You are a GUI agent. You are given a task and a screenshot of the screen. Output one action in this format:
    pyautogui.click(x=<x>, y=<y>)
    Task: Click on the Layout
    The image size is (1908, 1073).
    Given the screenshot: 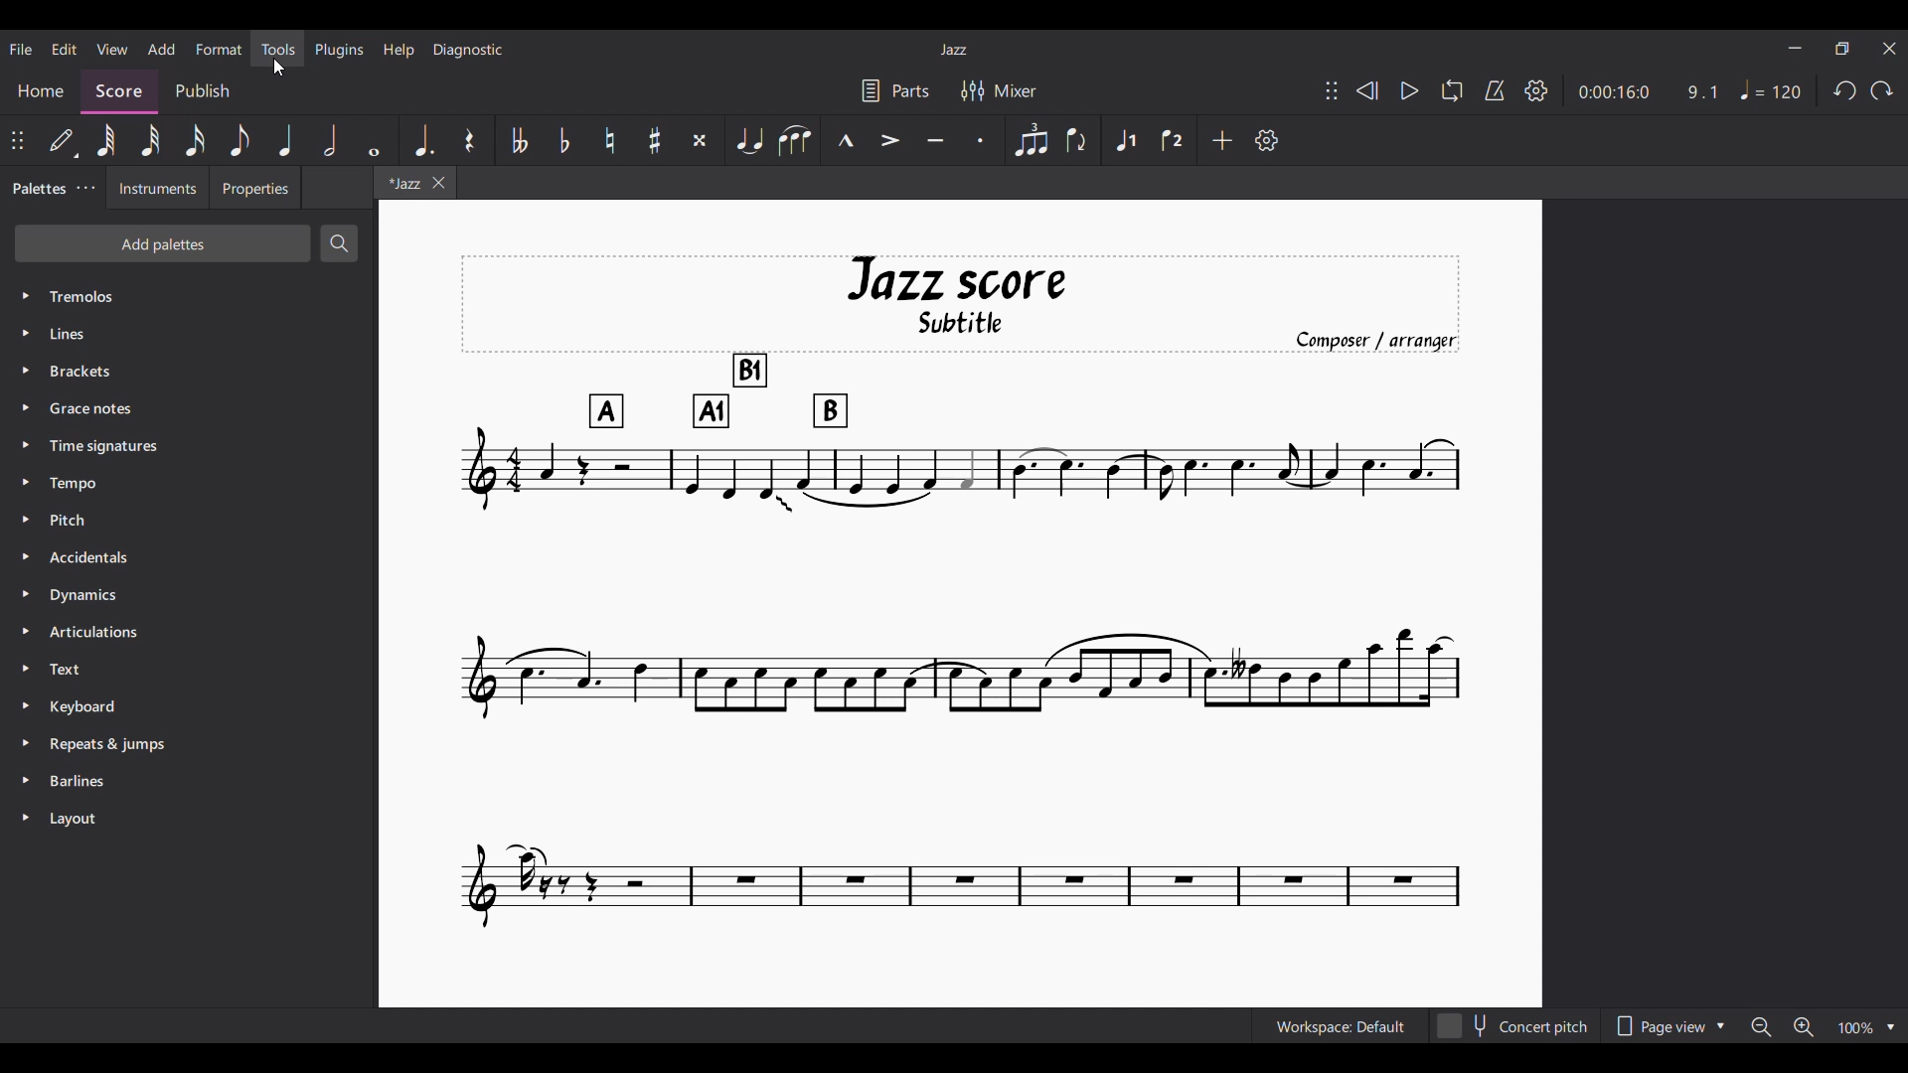 What is the action you would take?
    pyautogui.click(x=189, y=819)
    